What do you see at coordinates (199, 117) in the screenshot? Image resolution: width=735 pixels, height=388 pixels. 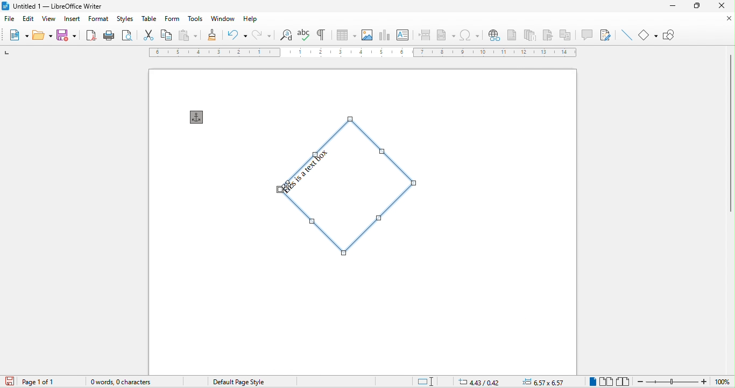 I see `anchor` at bounding box center [199, 117].